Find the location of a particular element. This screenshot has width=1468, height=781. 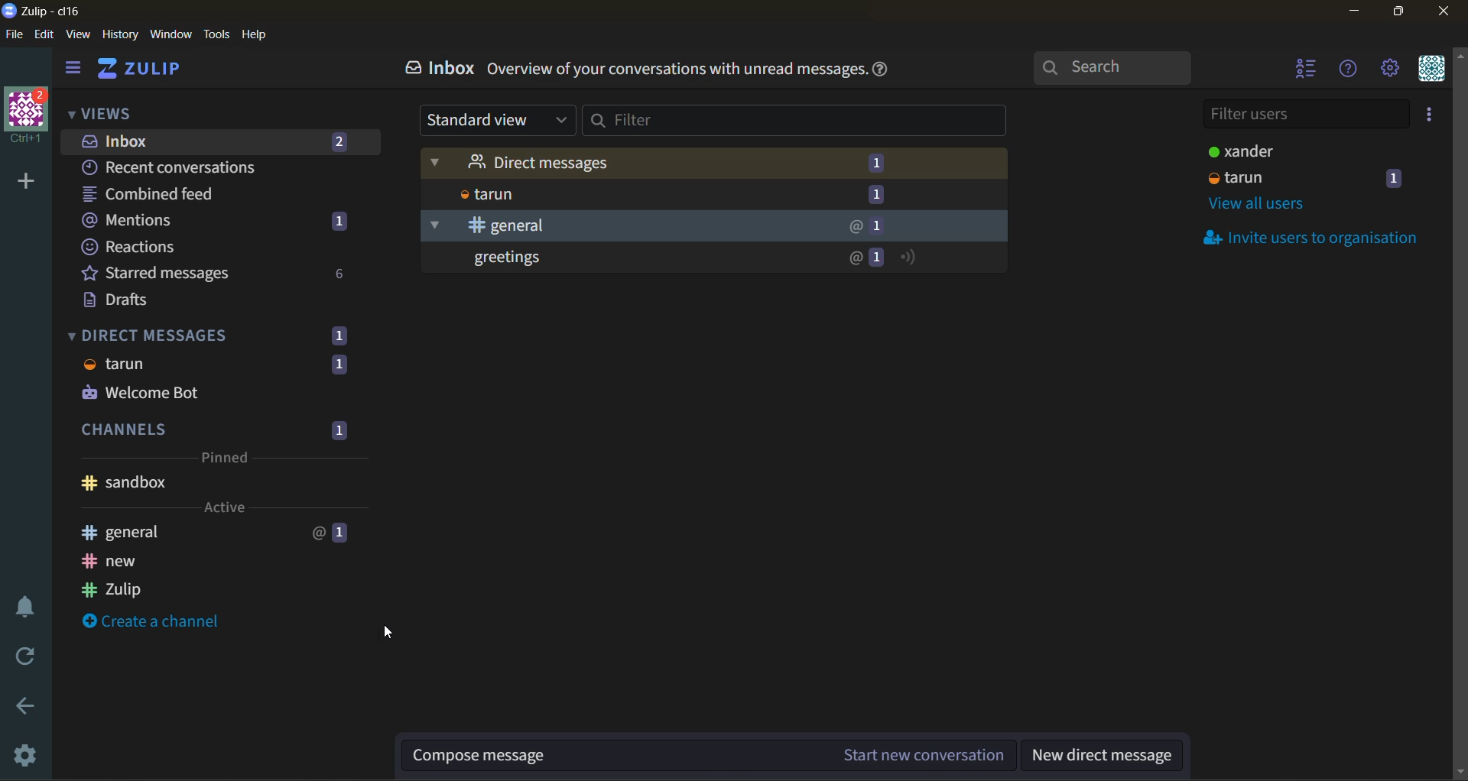

Pinned is located at coordinates (229, 458).